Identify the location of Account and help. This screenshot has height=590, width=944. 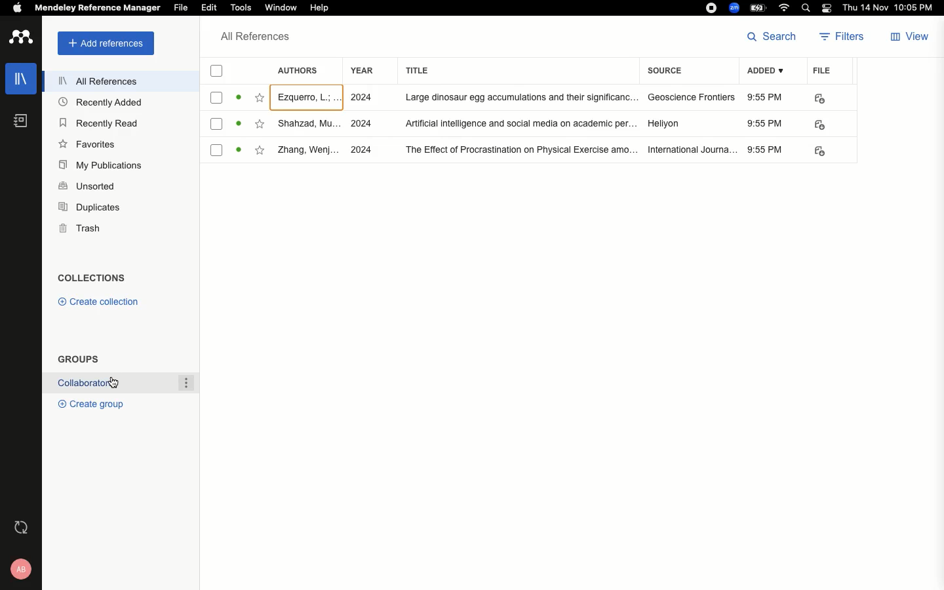
(26, 568).